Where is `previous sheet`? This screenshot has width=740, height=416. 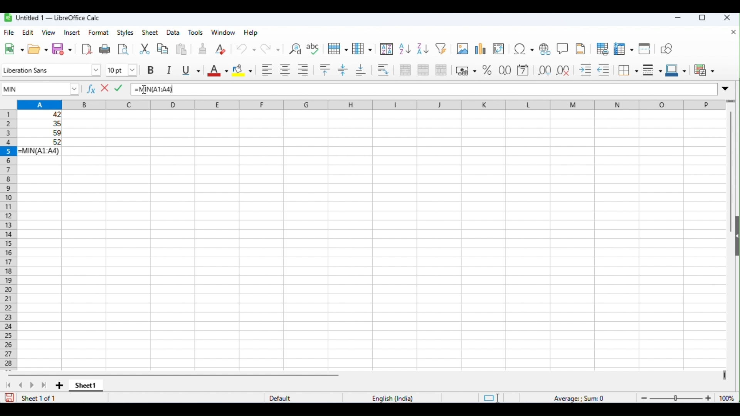 previous sheet is located at coordinates (22, 385).